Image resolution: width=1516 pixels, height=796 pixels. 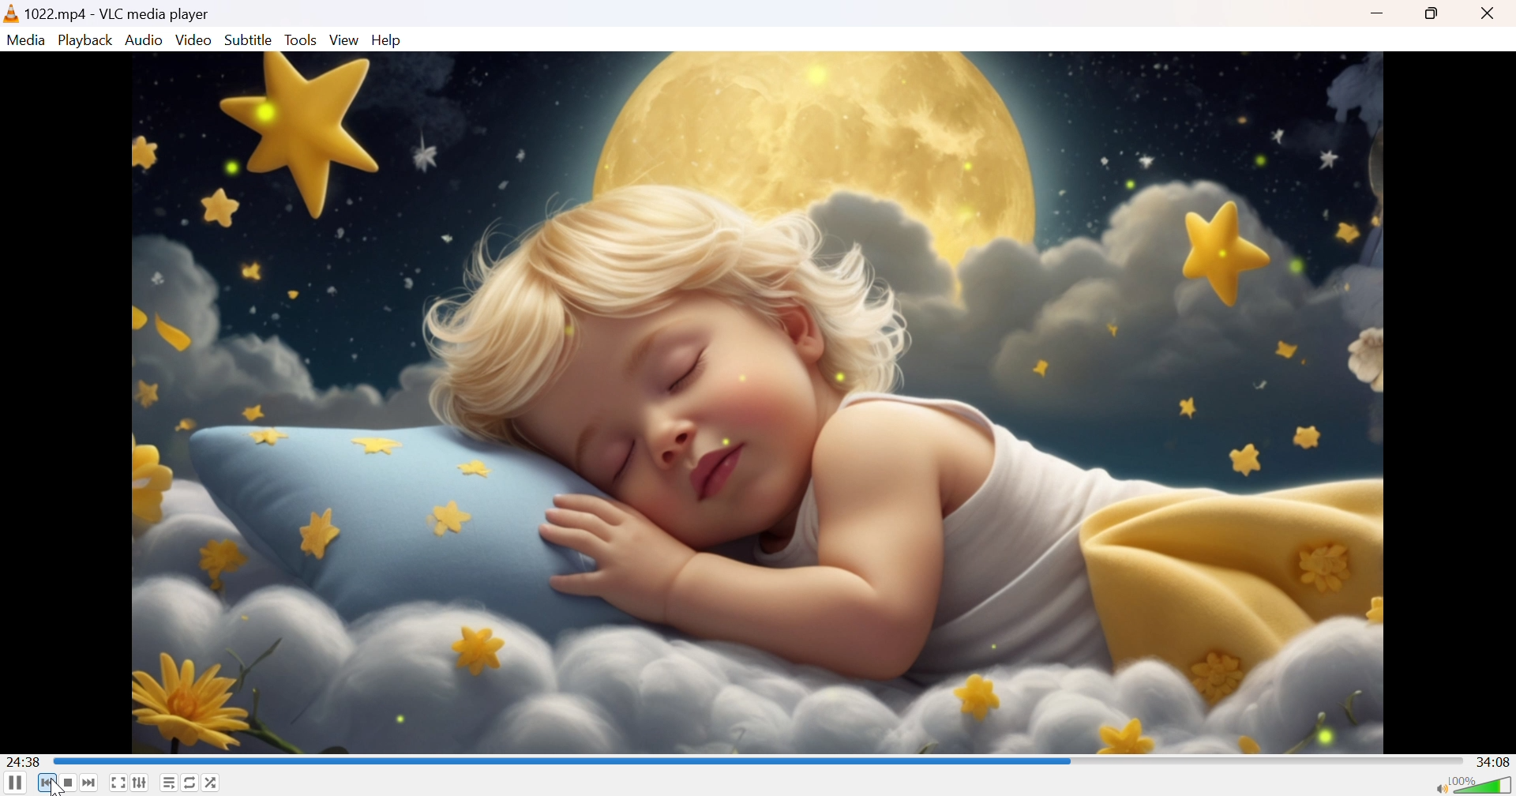 I want to click on 24:08, so click(x=28, y=762).